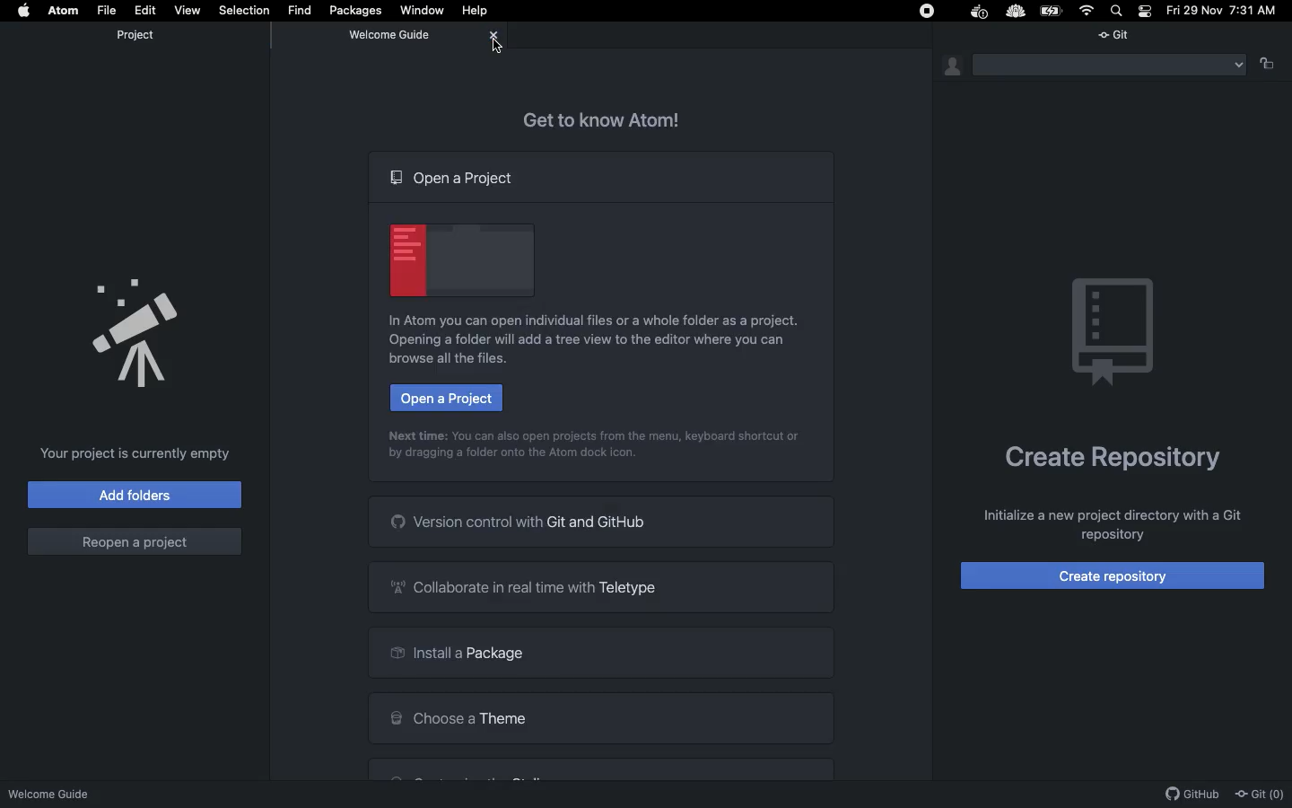  I want to click on File, so click(109, 11).